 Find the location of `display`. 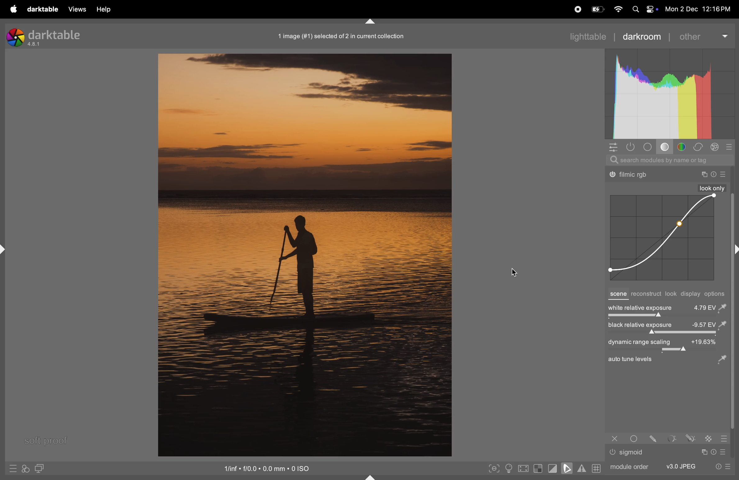

display is located at coordinates (691, 295).